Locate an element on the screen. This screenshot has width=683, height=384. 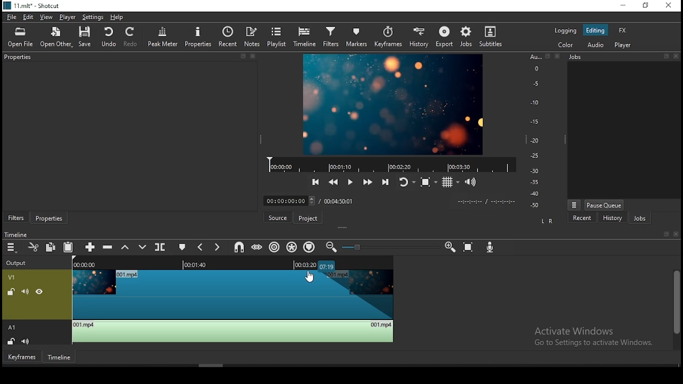
keyframes is located at coordinates (22, 358).